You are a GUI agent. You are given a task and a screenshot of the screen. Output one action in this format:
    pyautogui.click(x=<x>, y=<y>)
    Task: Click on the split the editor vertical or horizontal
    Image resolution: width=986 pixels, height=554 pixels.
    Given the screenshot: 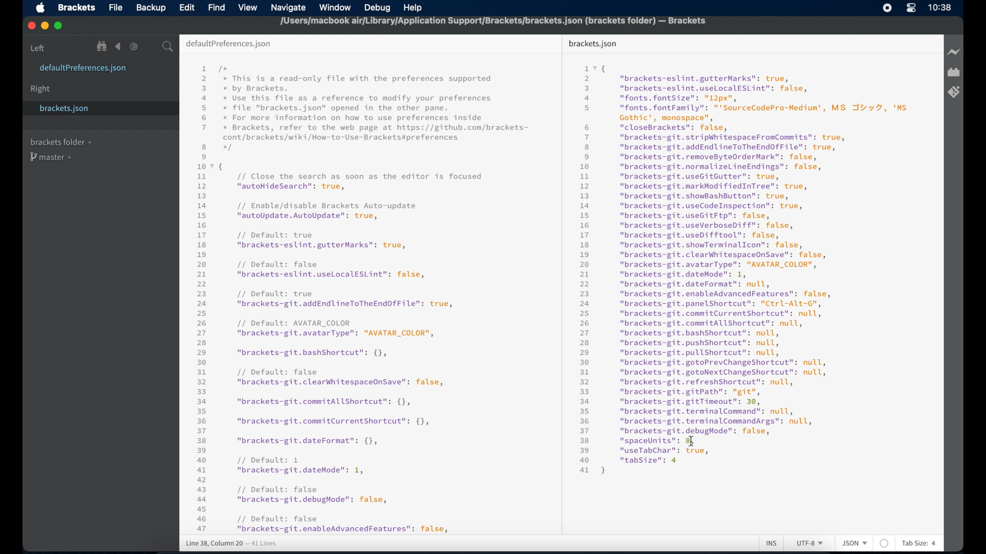 What is the action you would take?
    pyautogui.click(x=150, y=47)
    